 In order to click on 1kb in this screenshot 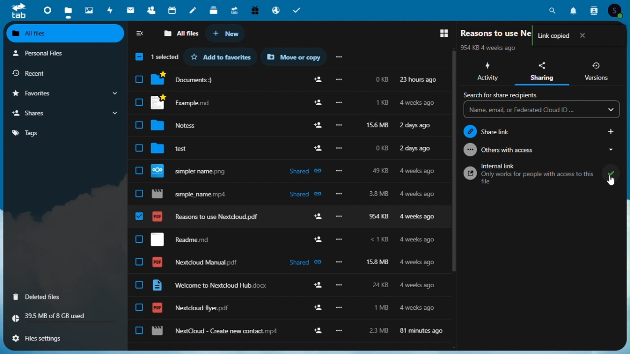, I will do `click(384, 102)`.